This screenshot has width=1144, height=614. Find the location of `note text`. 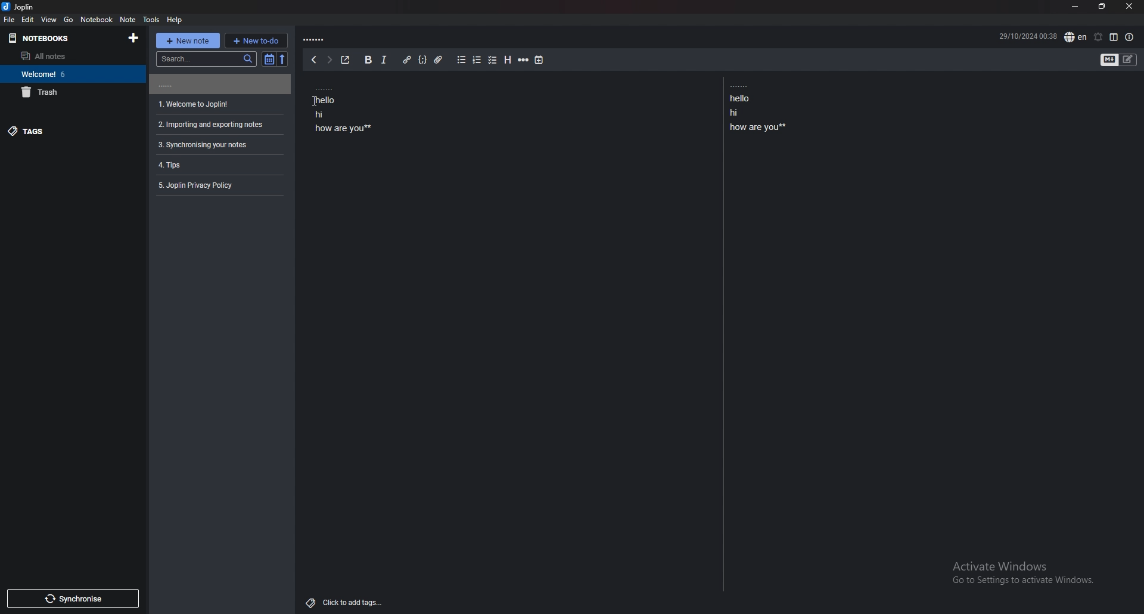

note text is located at coordinates (760, 108).